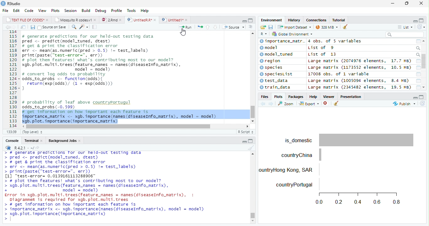  Describe the element at coordinates (73, 27) in the screenshot. I see `Find/Replace` at that location.